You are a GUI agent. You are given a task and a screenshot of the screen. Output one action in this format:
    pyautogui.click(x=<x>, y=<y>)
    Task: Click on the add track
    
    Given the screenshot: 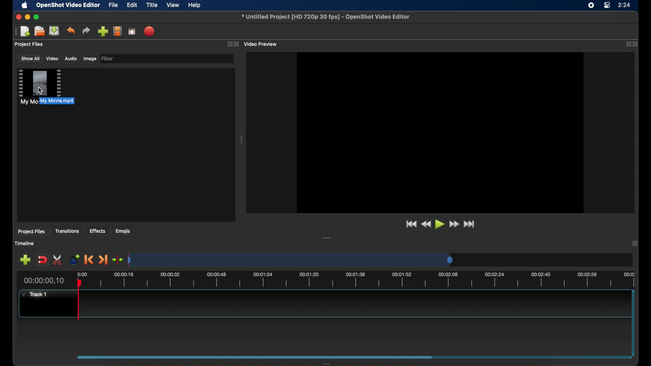 What is the action you would take?
    pyautogui.click(x=25, y=260)
    